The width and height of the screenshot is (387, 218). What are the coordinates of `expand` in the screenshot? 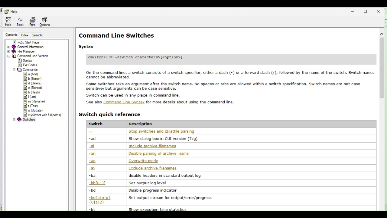 It's located at (8, 52).